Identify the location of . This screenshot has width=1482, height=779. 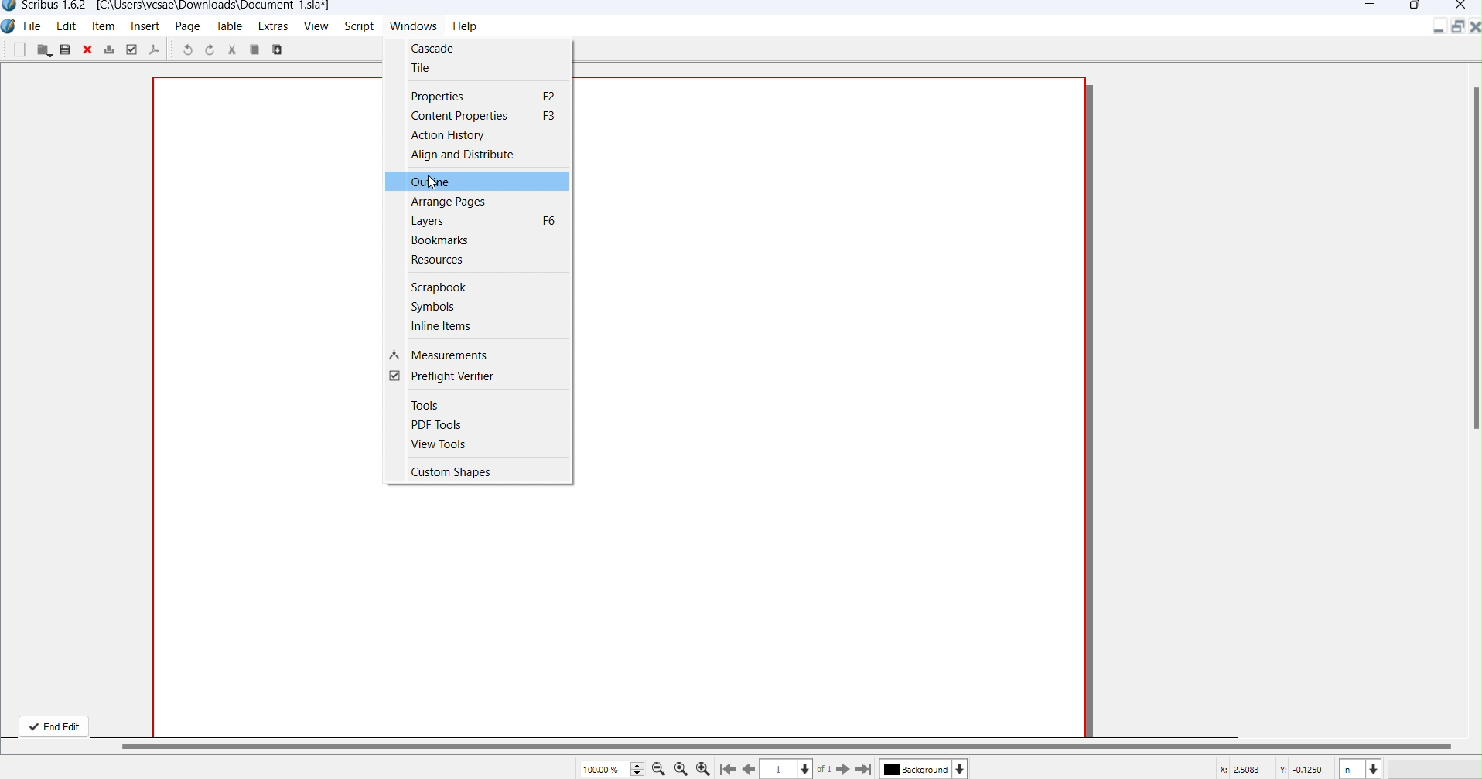
(133, 49).